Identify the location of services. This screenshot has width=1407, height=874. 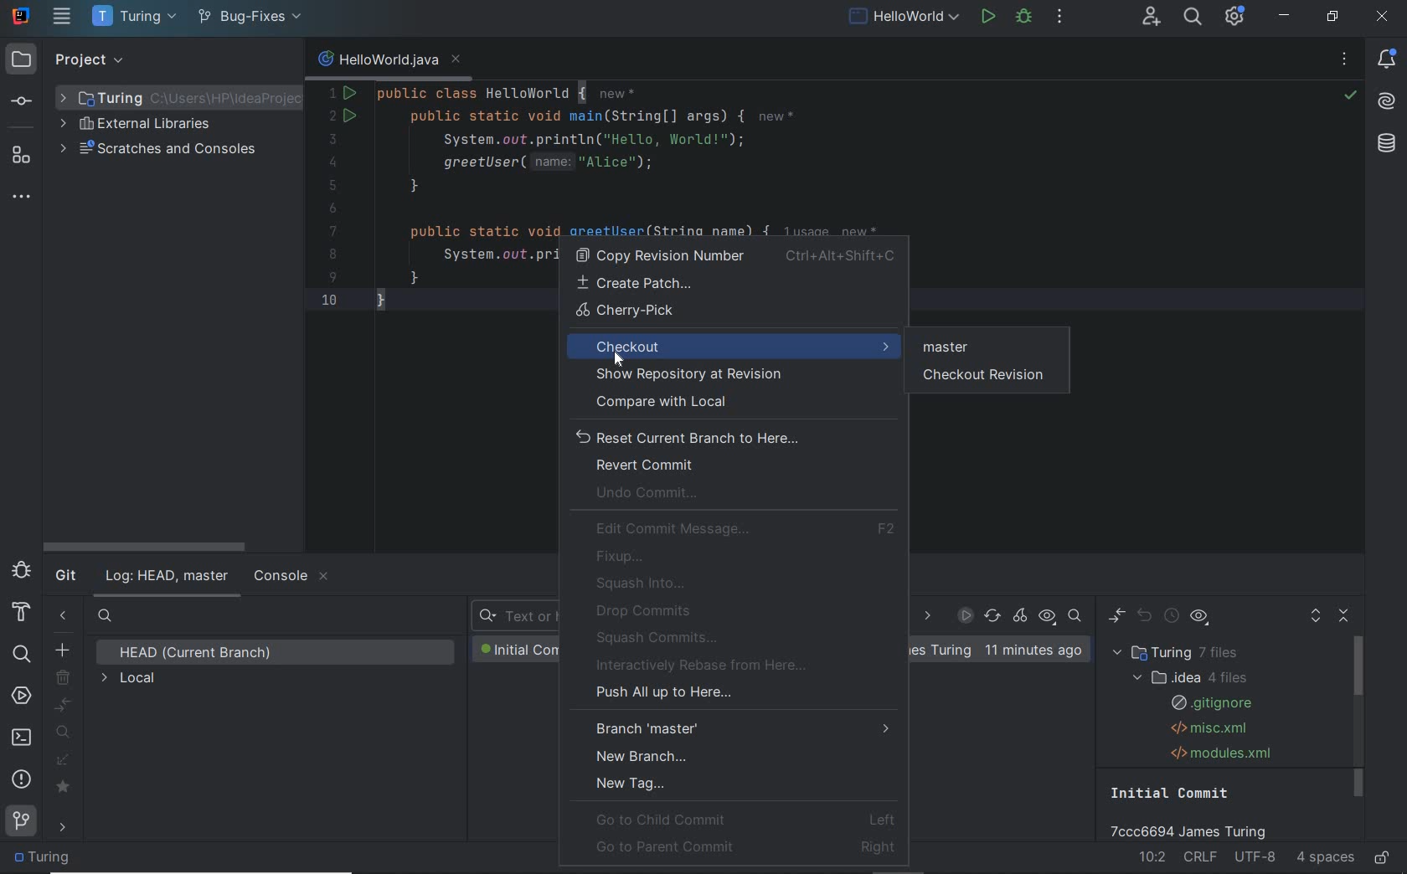
(22, 697).